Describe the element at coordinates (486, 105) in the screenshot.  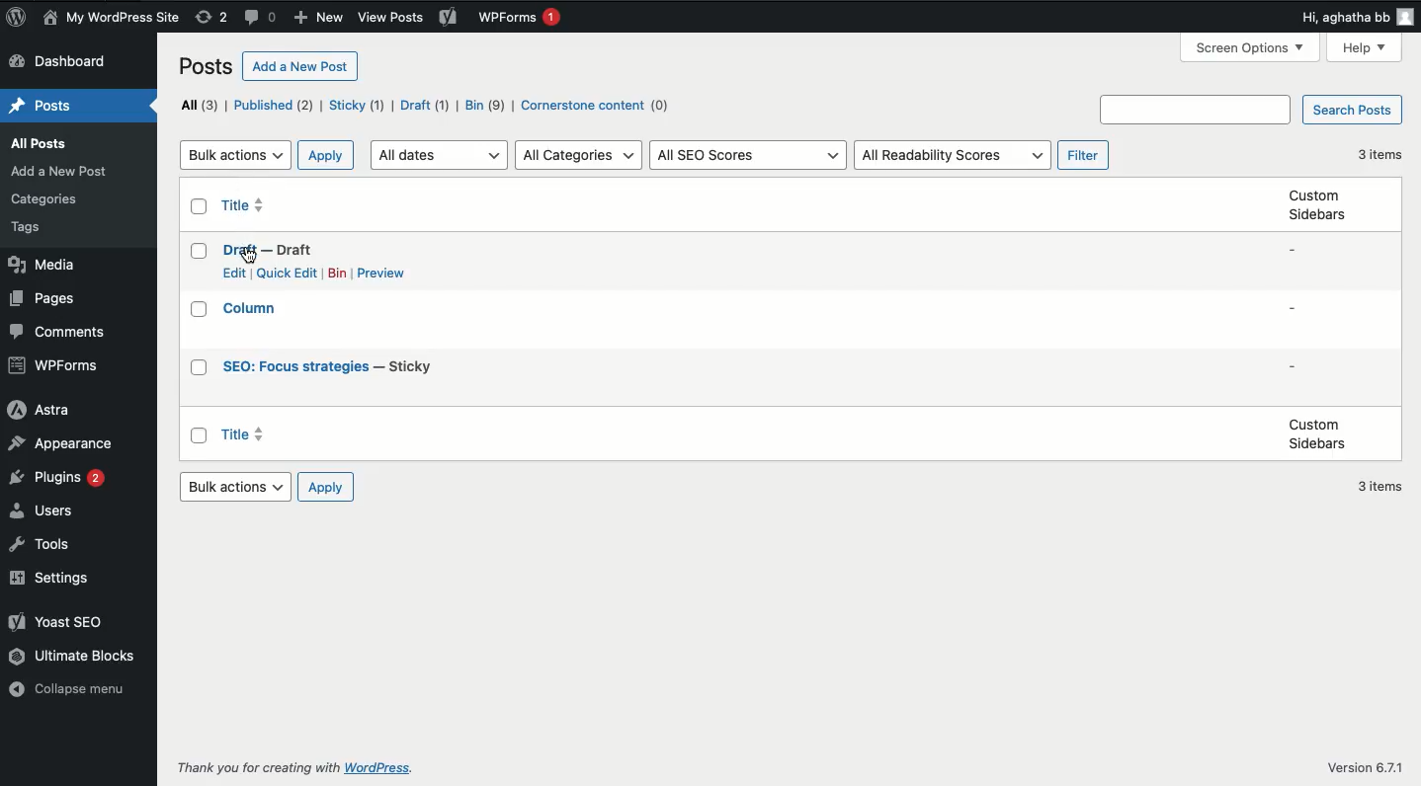
I see `Bin` at that location.